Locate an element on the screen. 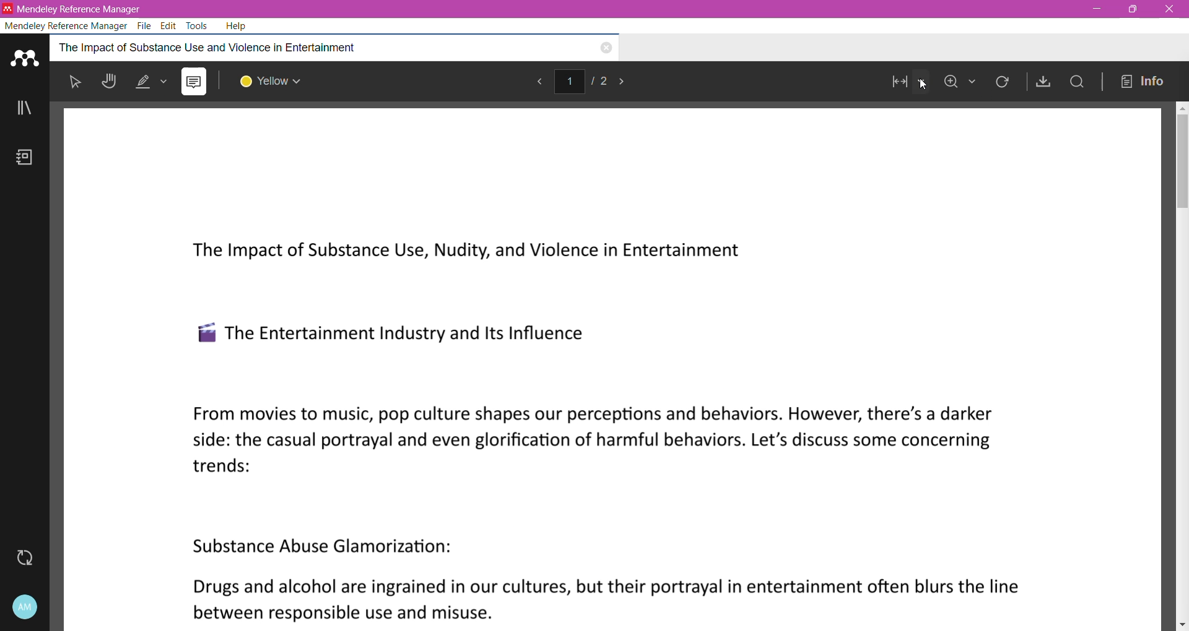  Close the Document is located at coordinates (606, 49).